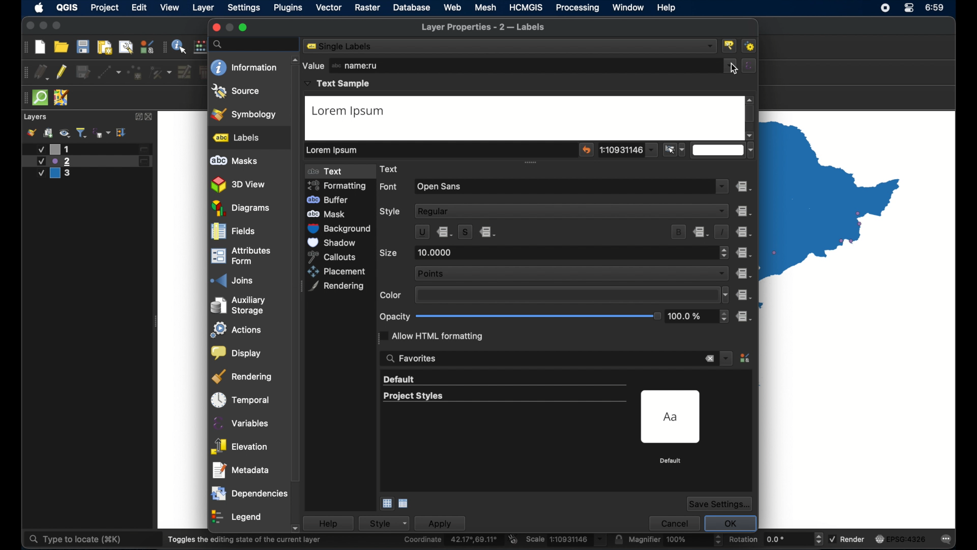  Describe the element at coordinates (299, 528) in the screenshot. I see `scroll down arrow` at that location.